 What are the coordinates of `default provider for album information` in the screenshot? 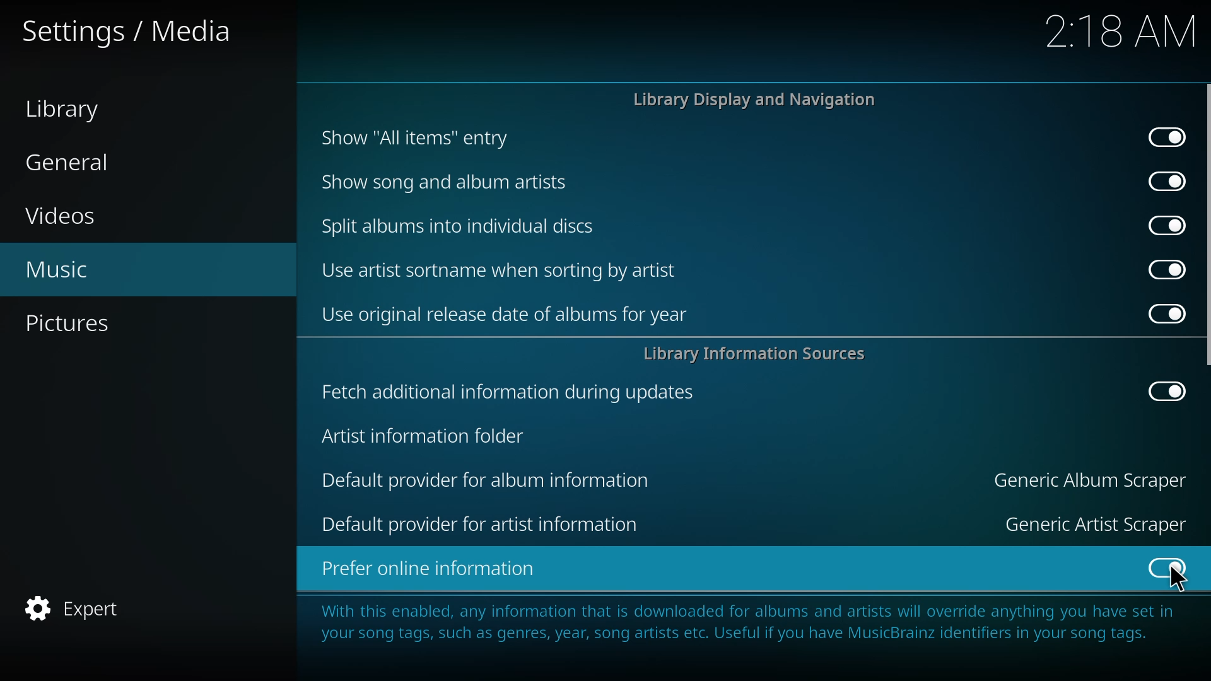 It's located at (484, 479).